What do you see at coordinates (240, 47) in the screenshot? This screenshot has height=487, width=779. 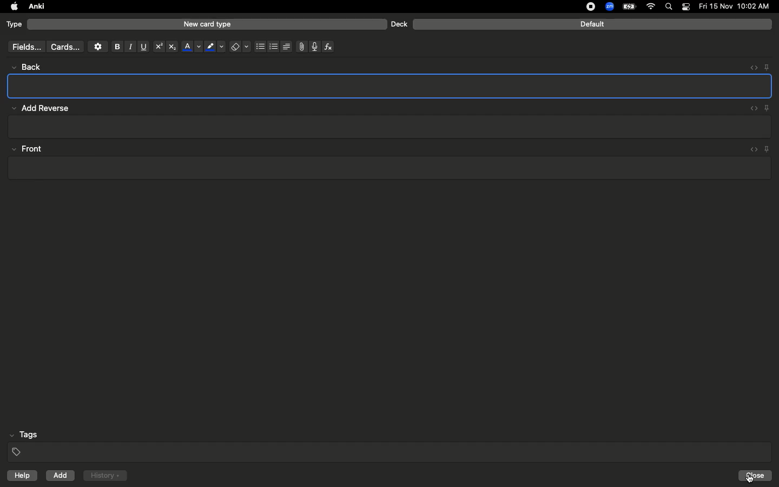 I see `Eraser` at bounding box center [240, 47].